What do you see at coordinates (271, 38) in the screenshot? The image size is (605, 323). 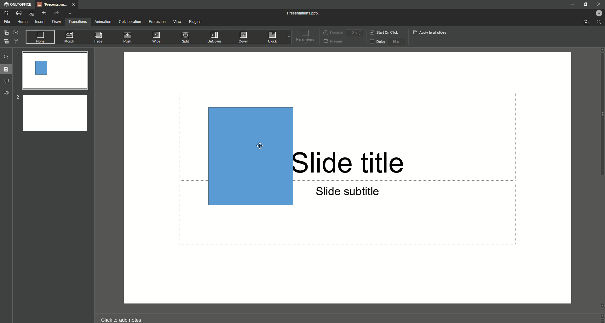 I see `Clock` at bounding box center [271, 38].